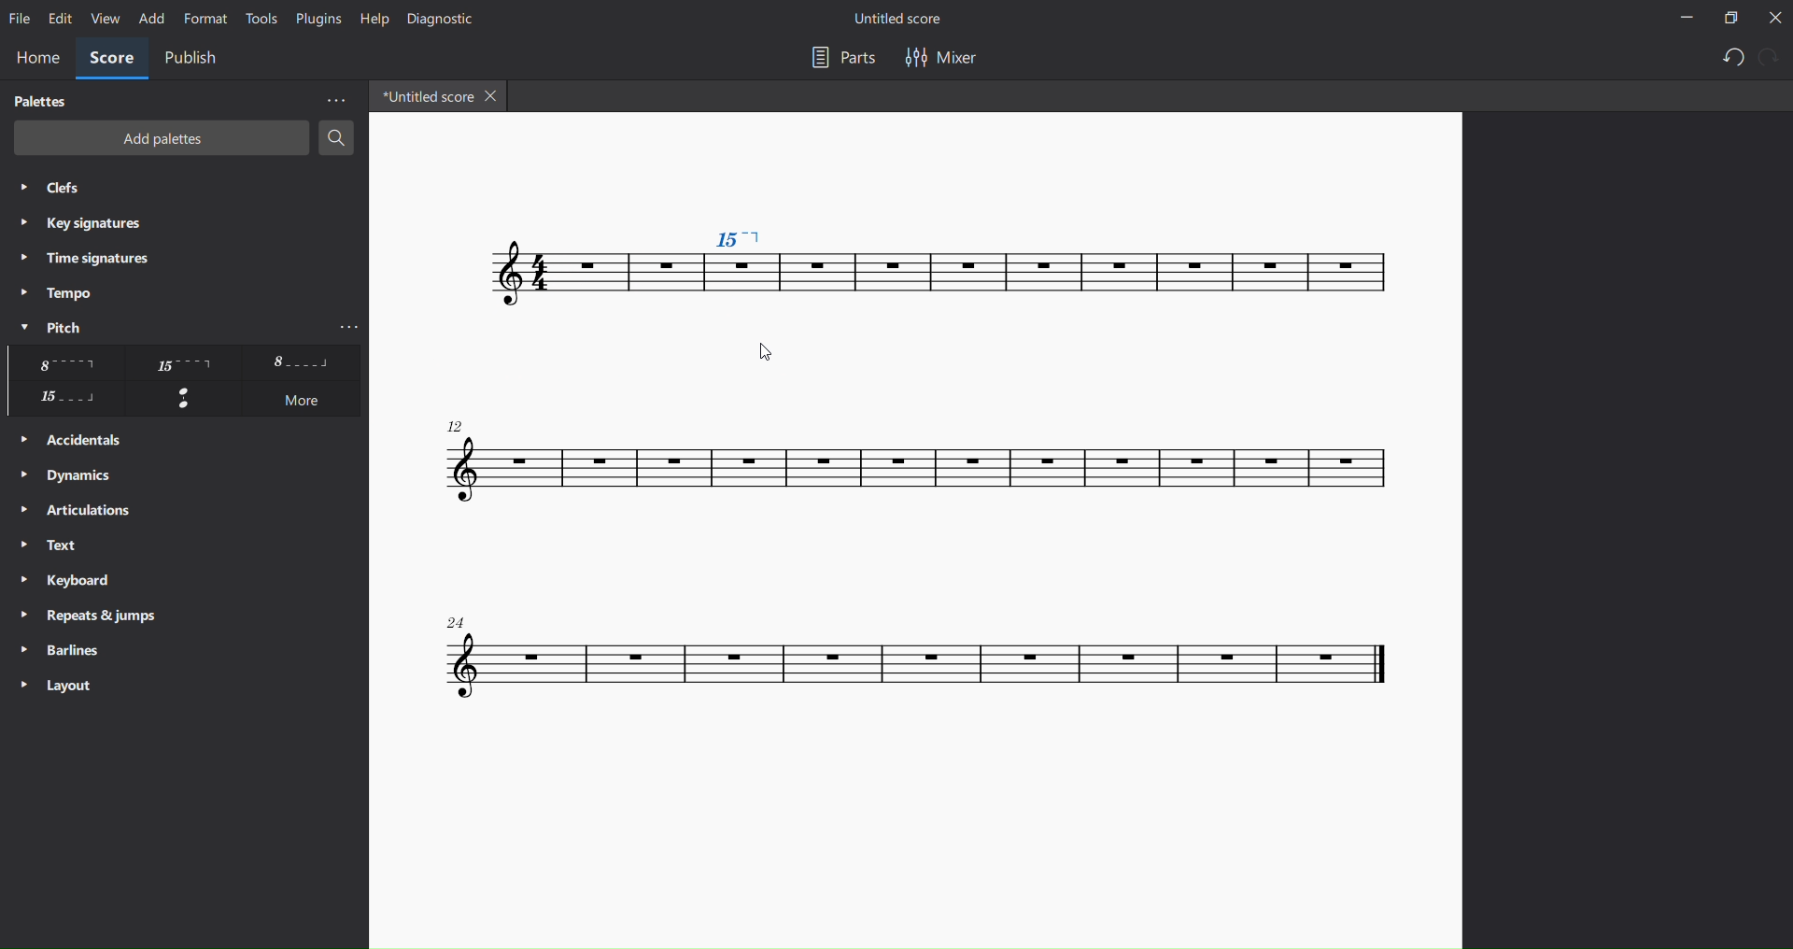  What do you see at coordinates (71, 473) in the screenshot?
I see `dynamics` at bounding box center [71, 473].